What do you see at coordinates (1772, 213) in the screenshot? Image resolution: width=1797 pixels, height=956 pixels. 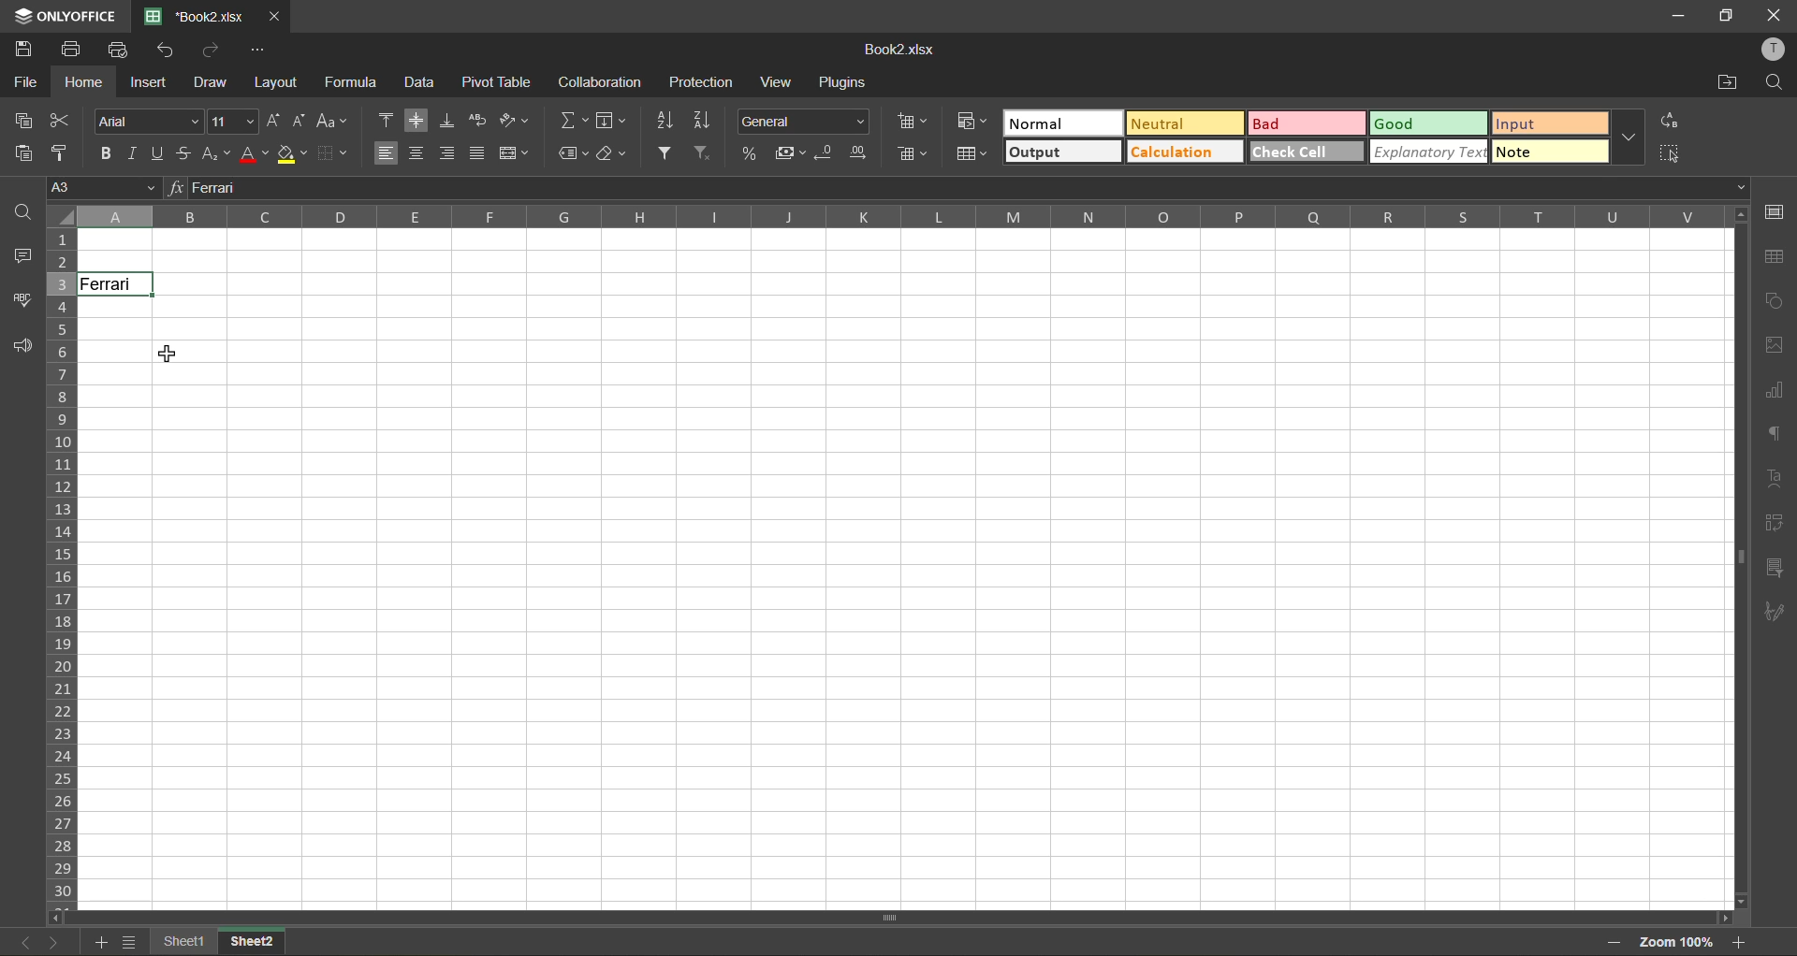 I see `cell settings` at bounding box center [1772, 213].